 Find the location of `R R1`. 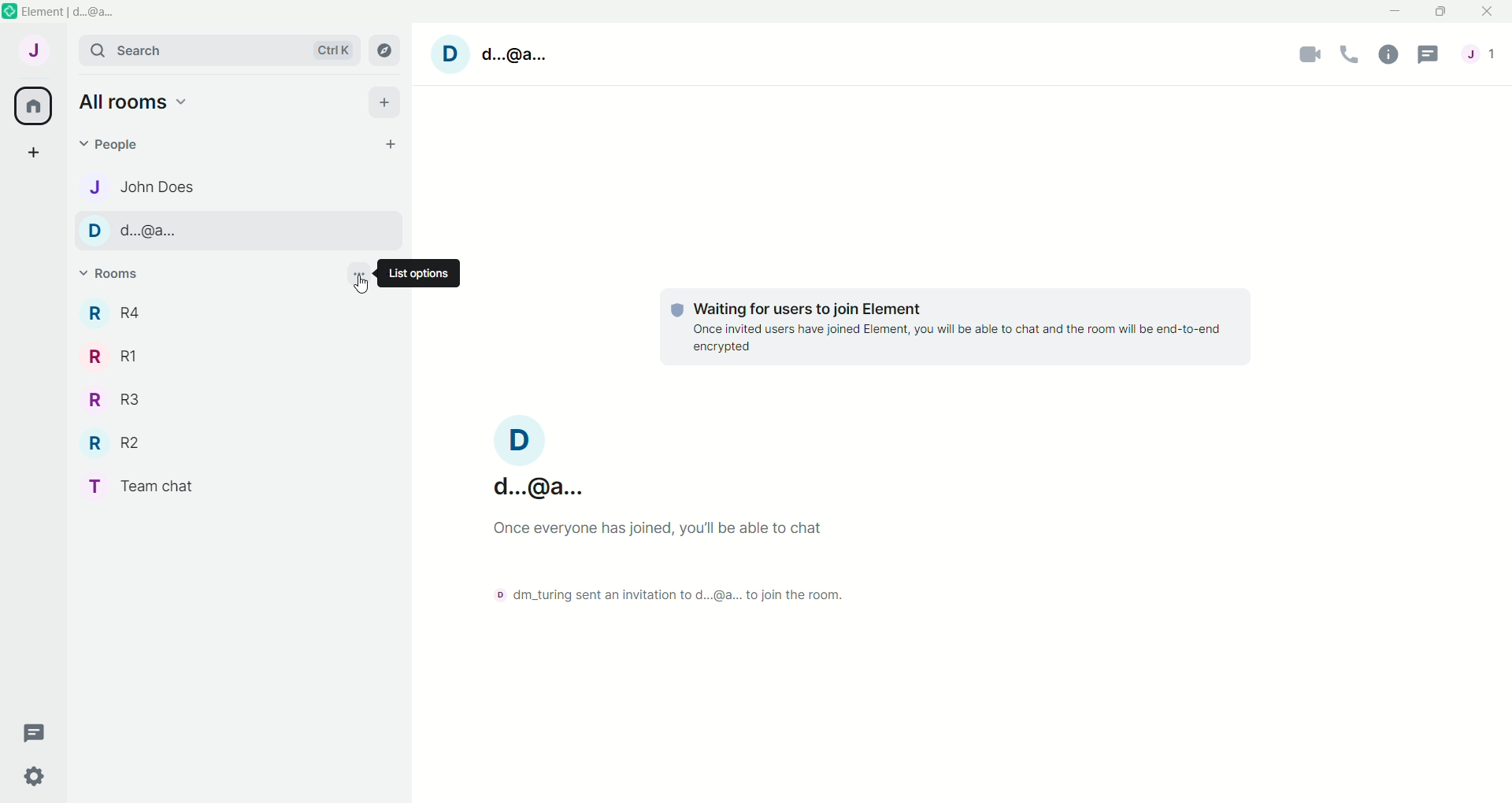

R R1 is located at coordinates (129, 355).